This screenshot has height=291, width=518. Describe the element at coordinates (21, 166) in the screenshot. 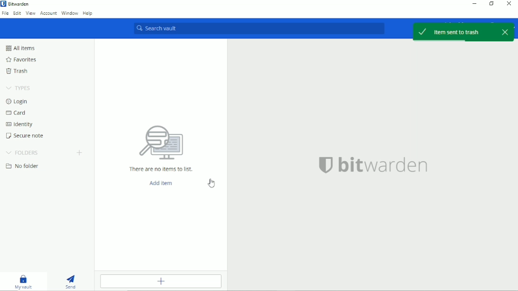

I see `No folder` at that location.